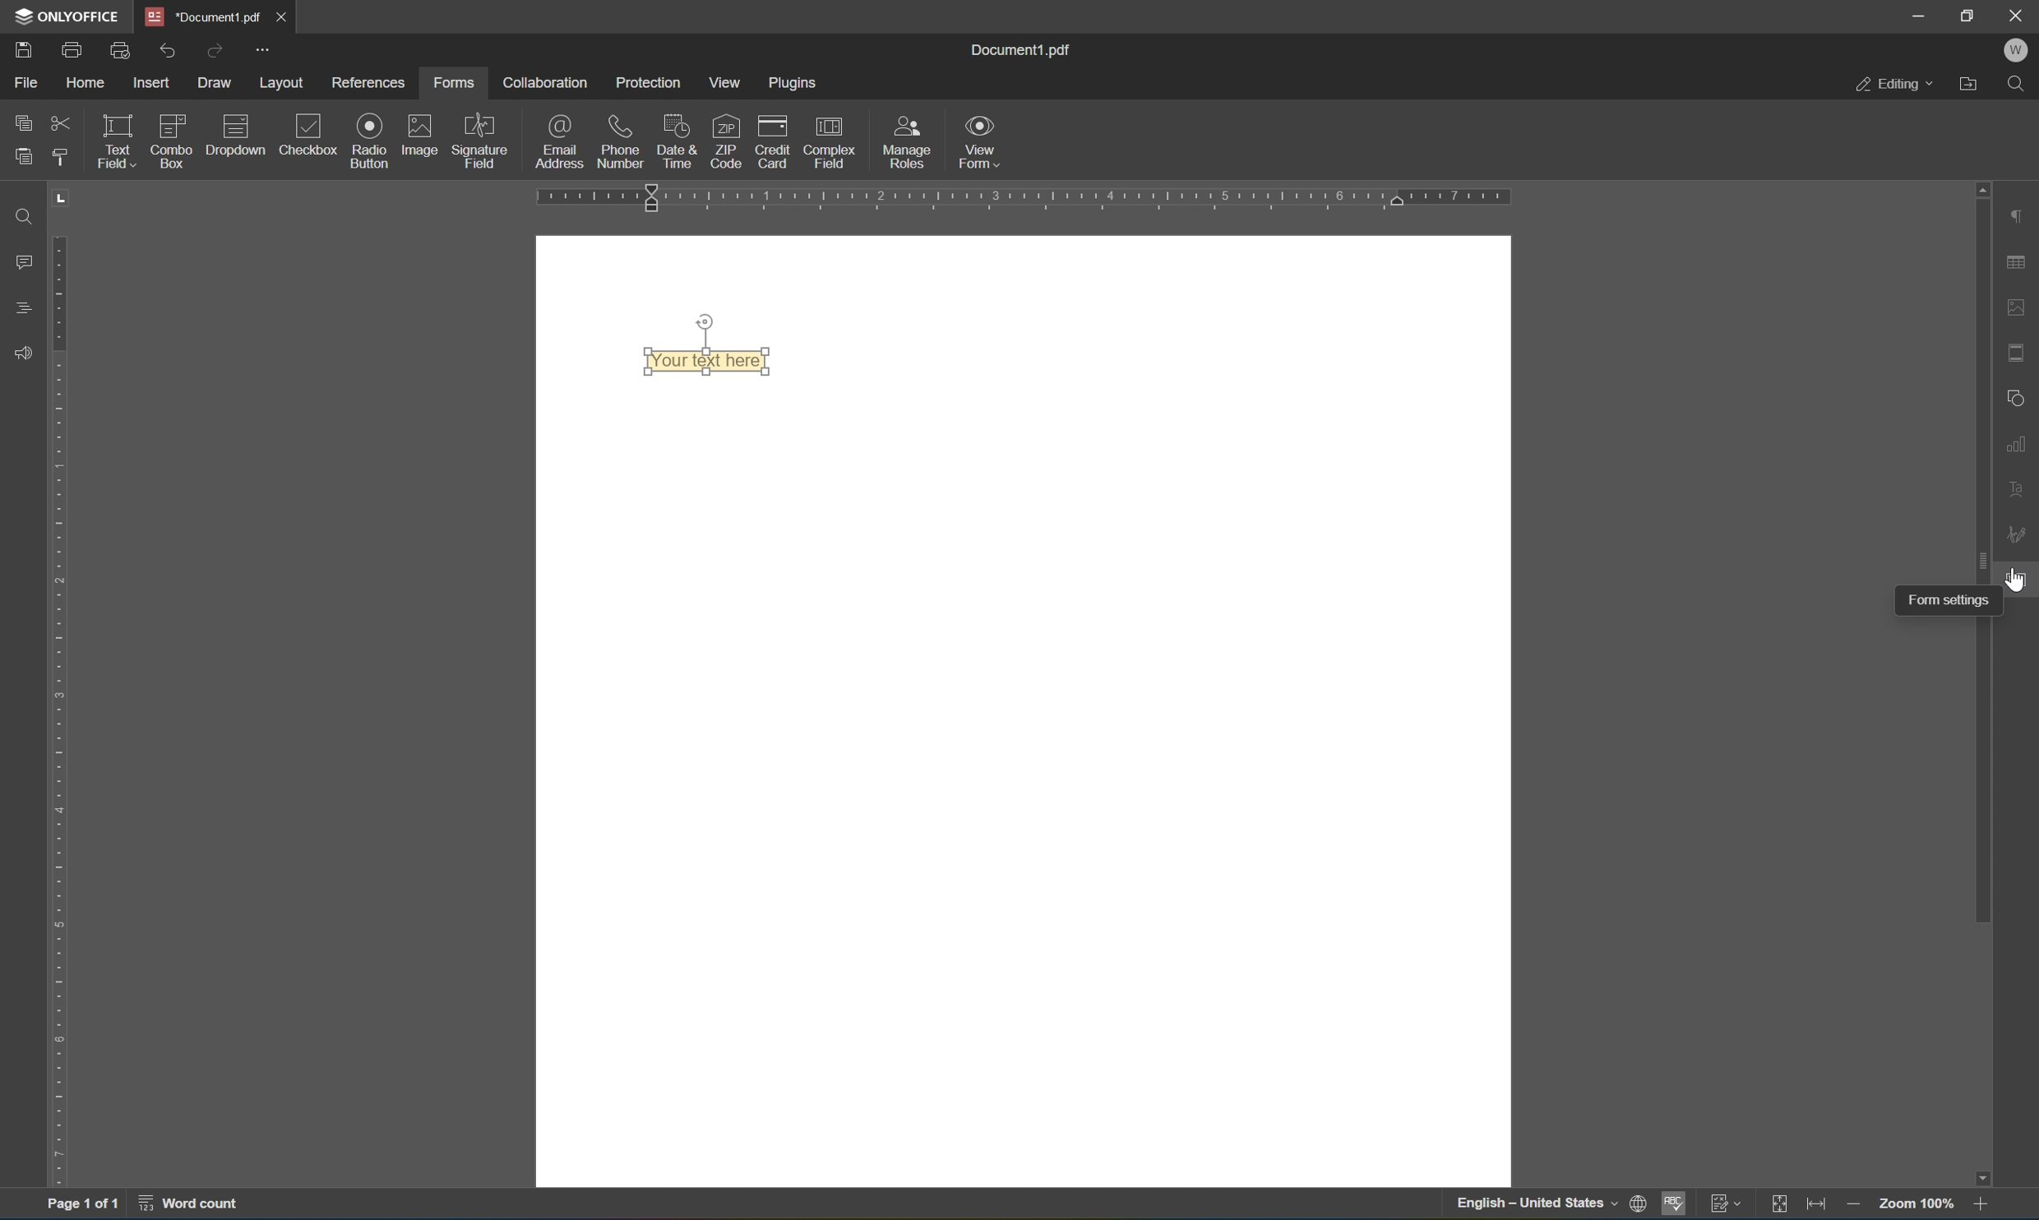 The height and width of the screenshot is (1220, 2039). What do you see at coordinates (204, 16) in the screenshot?
I see `*document1.pdf` at bounding box center [204, 16].